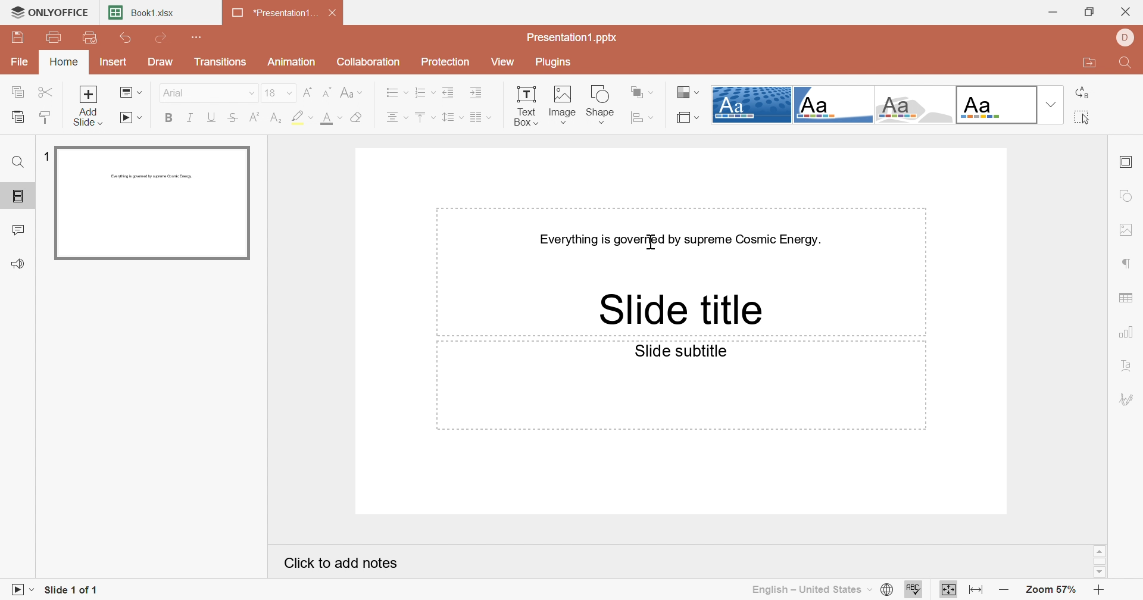  Describe the element at coordinates (1101, 590) in the screenshot. I see `Zoom in` at that location.